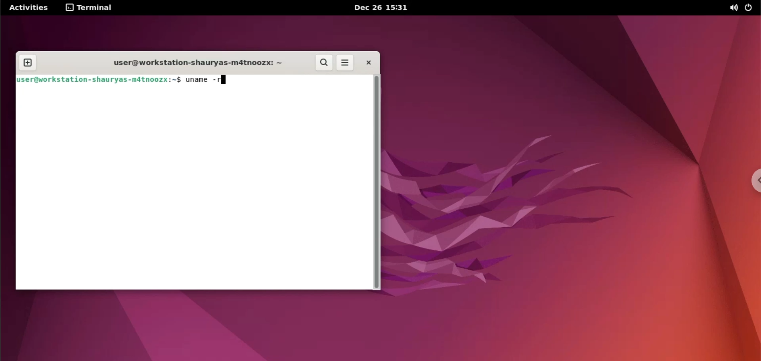 The width and height of the screenshot is (761, 361). Describe the element at coordinates (99, 80) in the screenshot. I see `user@workstation-shauryas-mdtnoozx:~$` at that location.